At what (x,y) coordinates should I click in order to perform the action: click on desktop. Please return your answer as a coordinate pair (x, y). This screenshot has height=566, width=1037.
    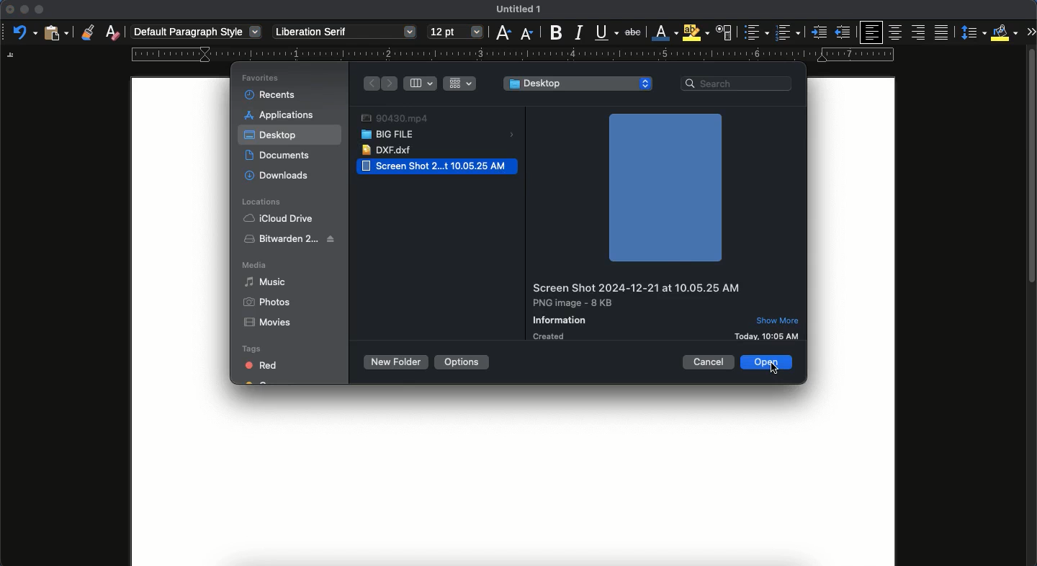
    Looking at the image, I should click on (578, 84).